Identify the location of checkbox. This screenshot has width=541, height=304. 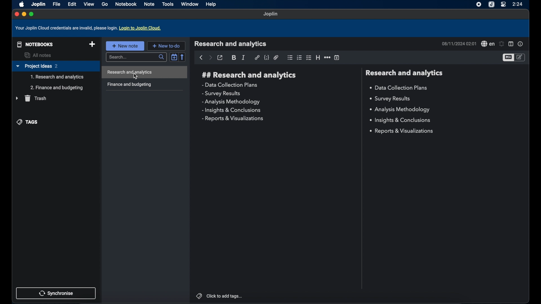
(309, 57).